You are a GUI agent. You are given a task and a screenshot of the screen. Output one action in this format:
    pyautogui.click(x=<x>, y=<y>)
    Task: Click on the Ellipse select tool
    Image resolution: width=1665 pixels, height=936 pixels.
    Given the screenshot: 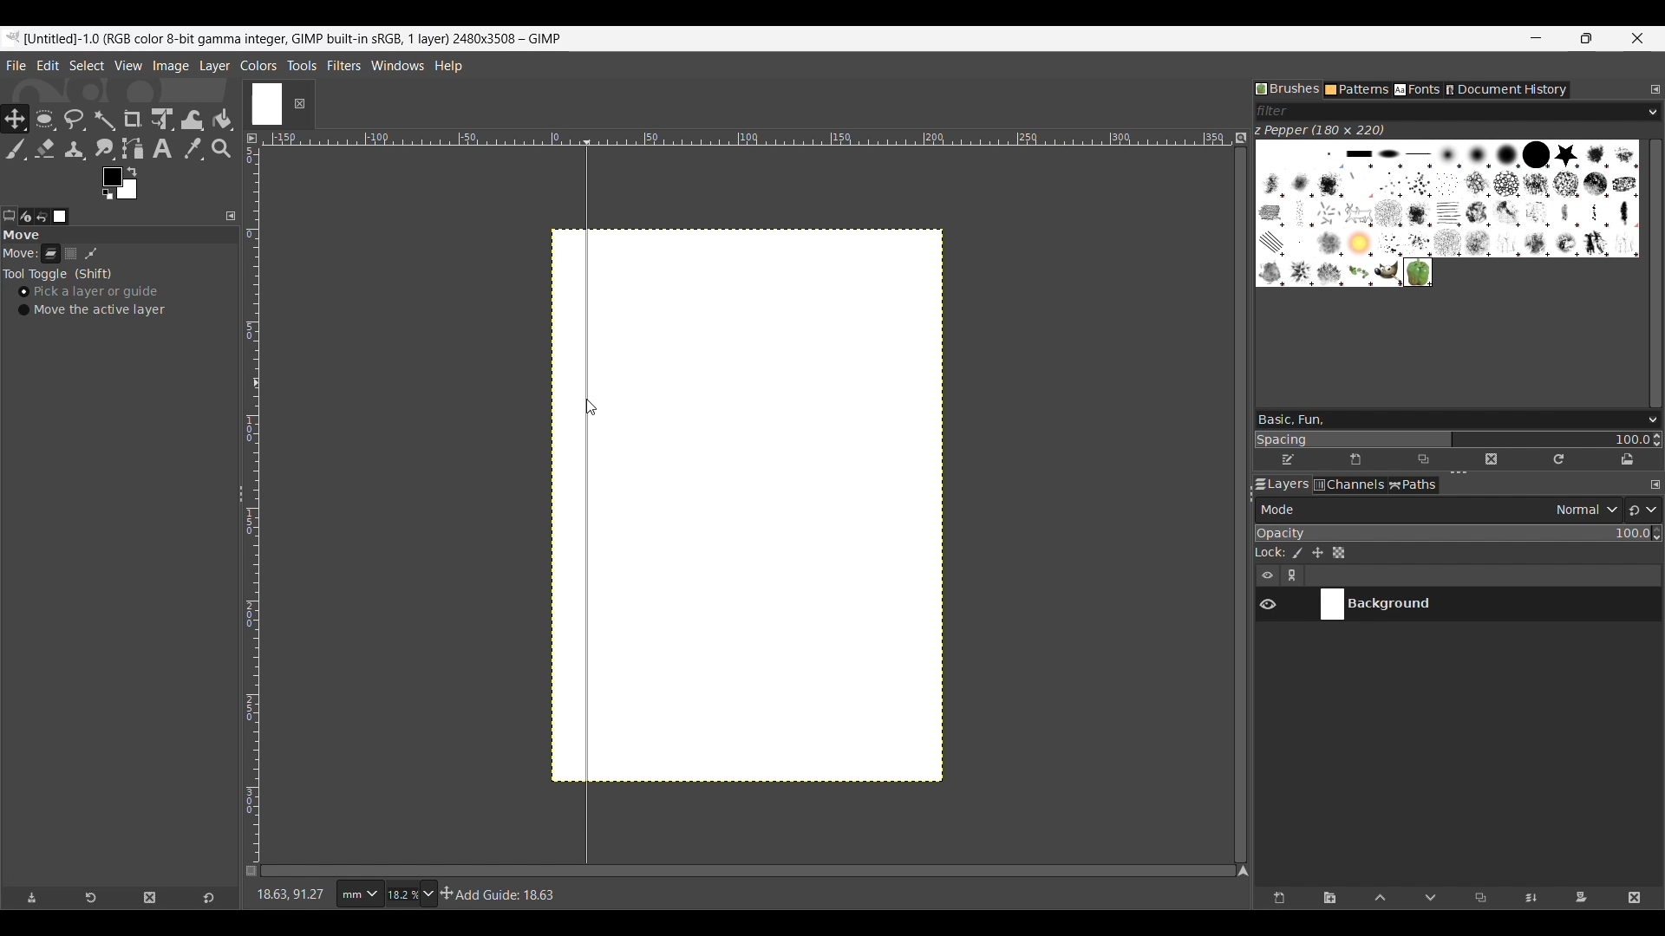 What is the action you would take?
    pyautogui.click(x=42, y=119)
    